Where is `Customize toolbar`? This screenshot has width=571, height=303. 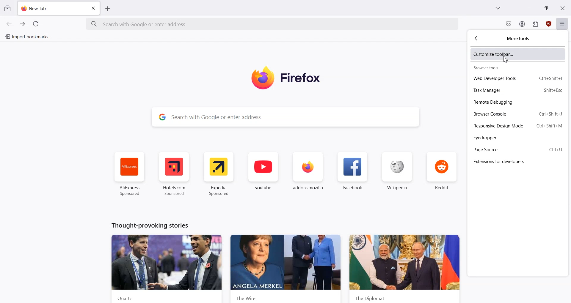
Customize toolbar is located at coordinates (518, 54).